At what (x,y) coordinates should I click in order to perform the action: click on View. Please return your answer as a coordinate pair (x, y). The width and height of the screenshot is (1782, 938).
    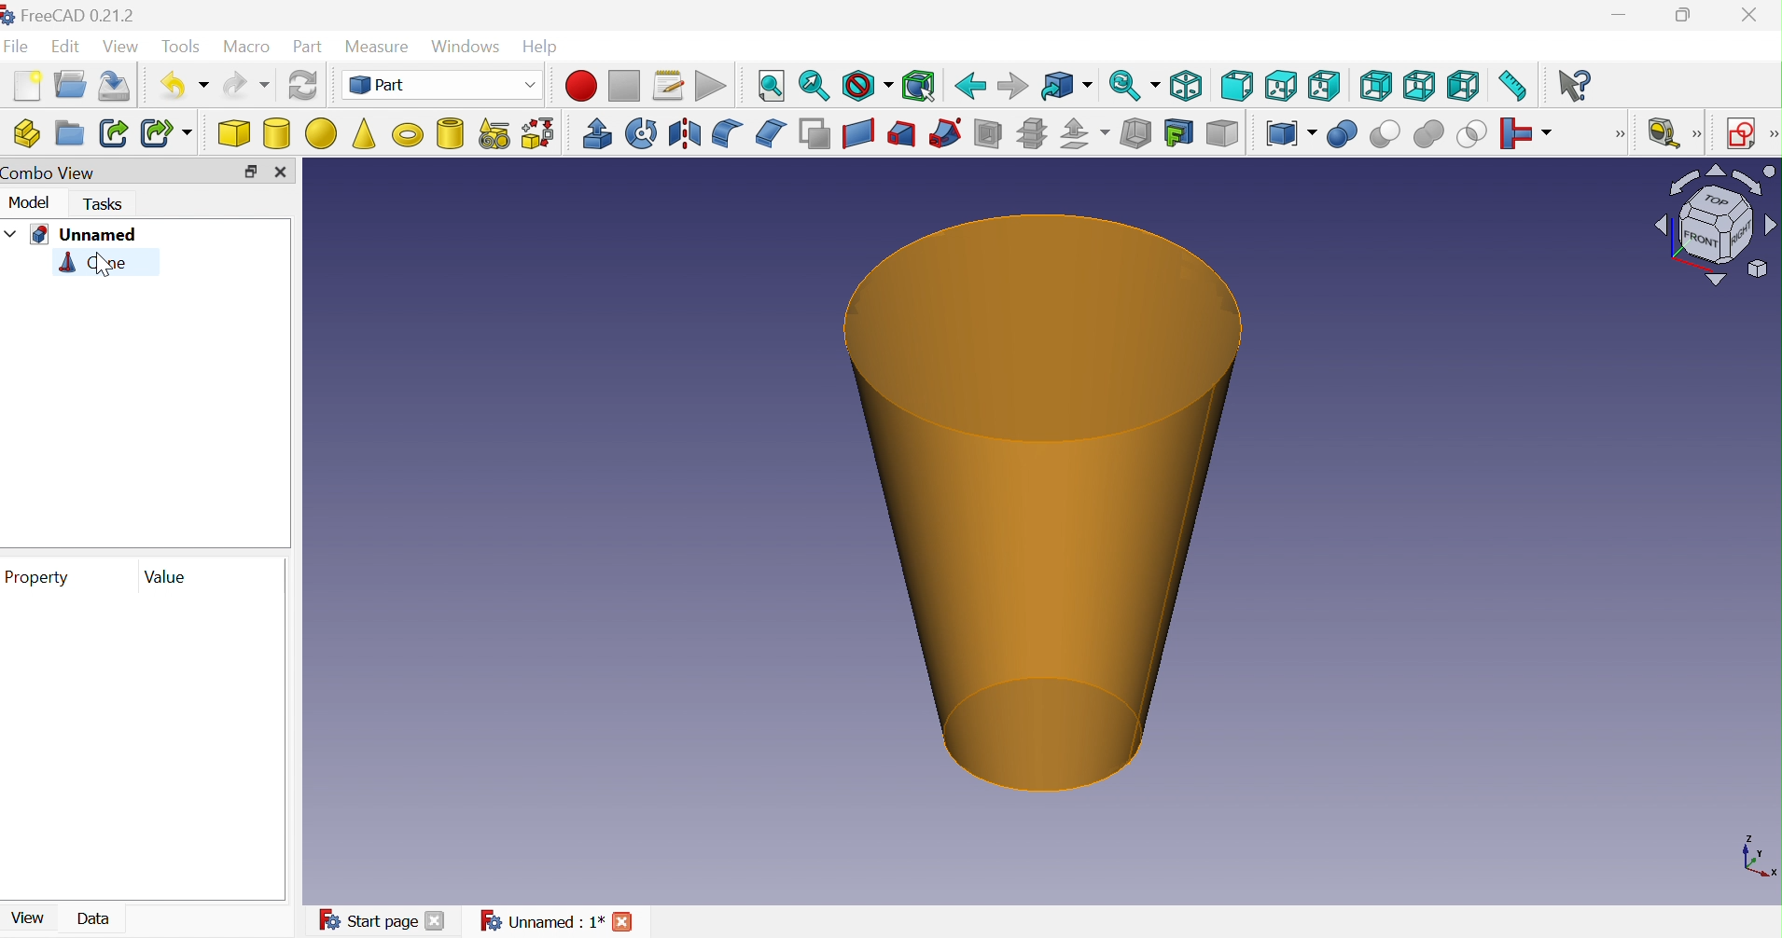
    Looking at the image, I should click on (23, 922).